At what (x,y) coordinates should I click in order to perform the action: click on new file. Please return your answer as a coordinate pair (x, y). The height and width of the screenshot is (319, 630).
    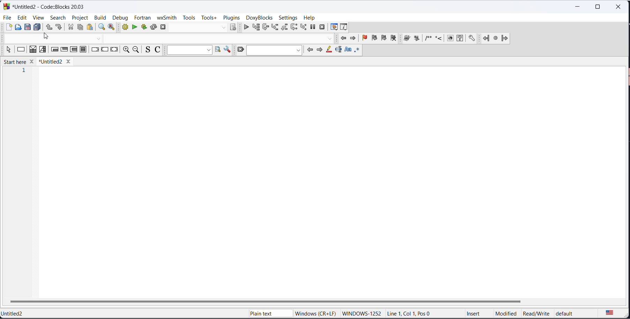
    Looking at the image, I should click on (9, 27).